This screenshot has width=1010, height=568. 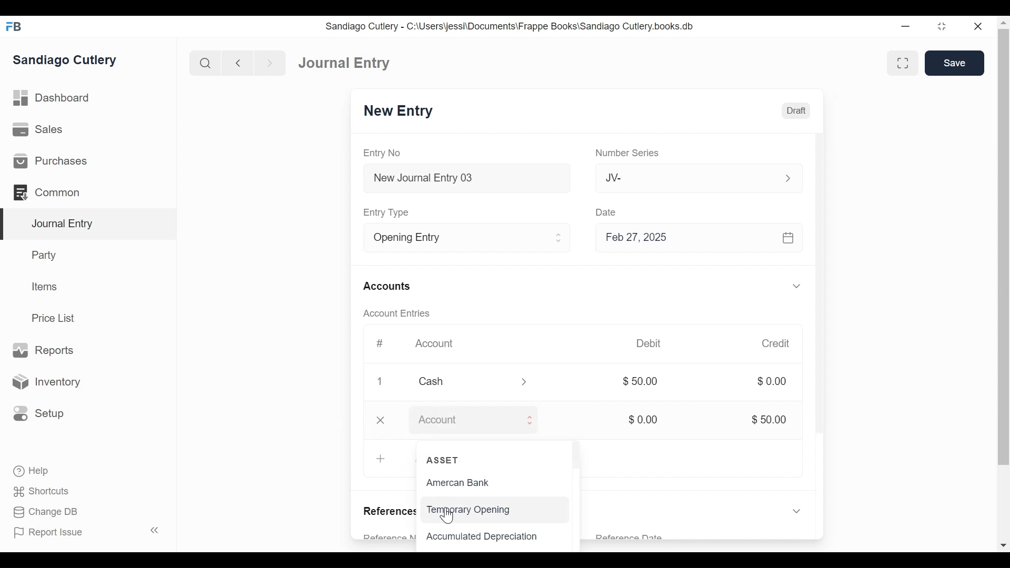 What do you see at coordinates (391, 213) in the screenshot?
I see `Entry Type` at bounding box center [391, 213].